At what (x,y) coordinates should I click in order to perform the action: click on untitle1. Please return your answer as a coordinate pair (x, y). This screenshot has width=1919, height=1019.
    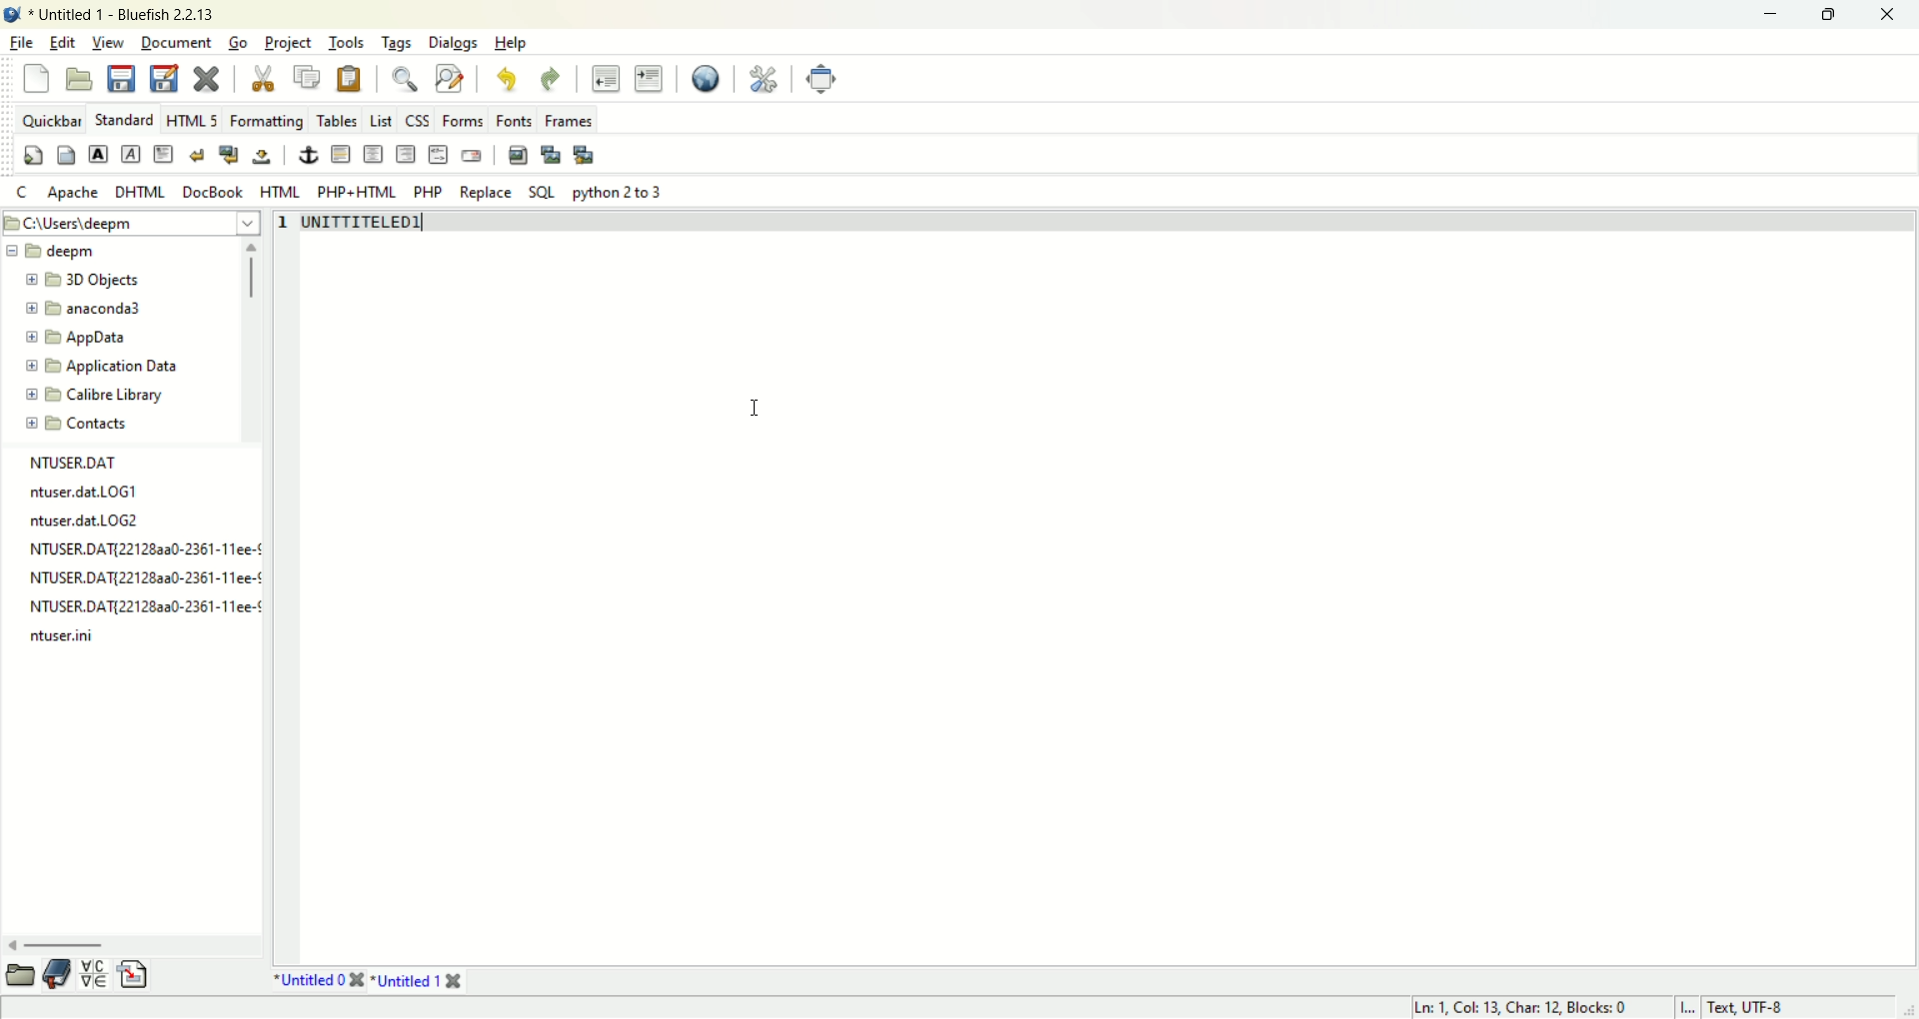
    Looking at the image, I should click on (425, 982).